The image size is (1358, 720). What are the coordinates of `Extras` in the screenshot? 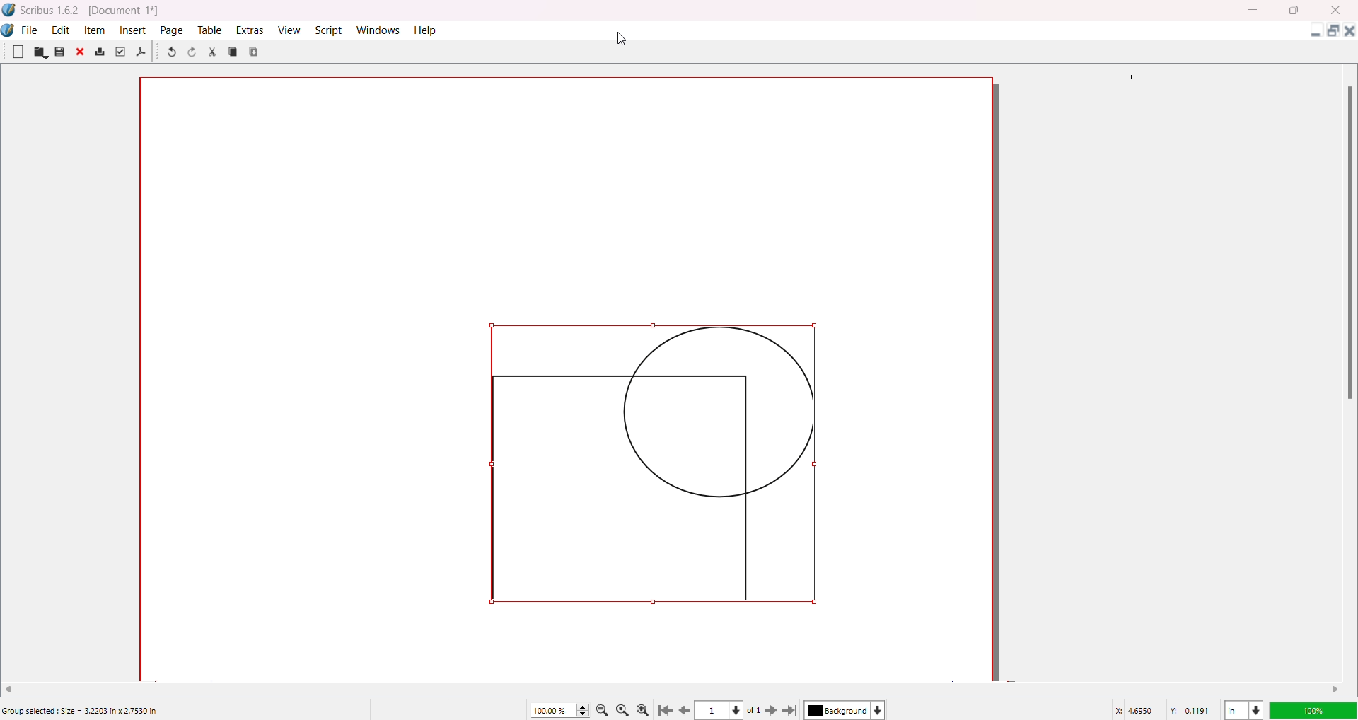 It's located at (250, 30).